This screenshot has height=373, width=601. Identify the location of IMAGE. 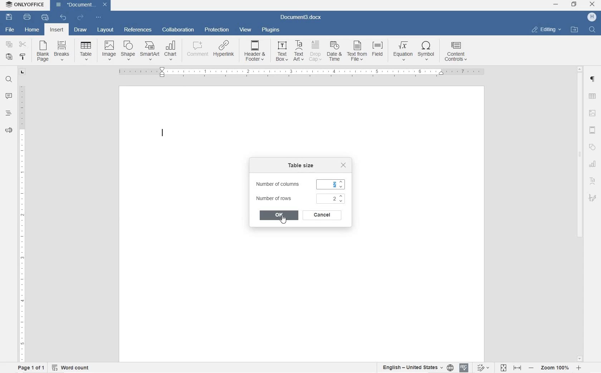
(593, 114).